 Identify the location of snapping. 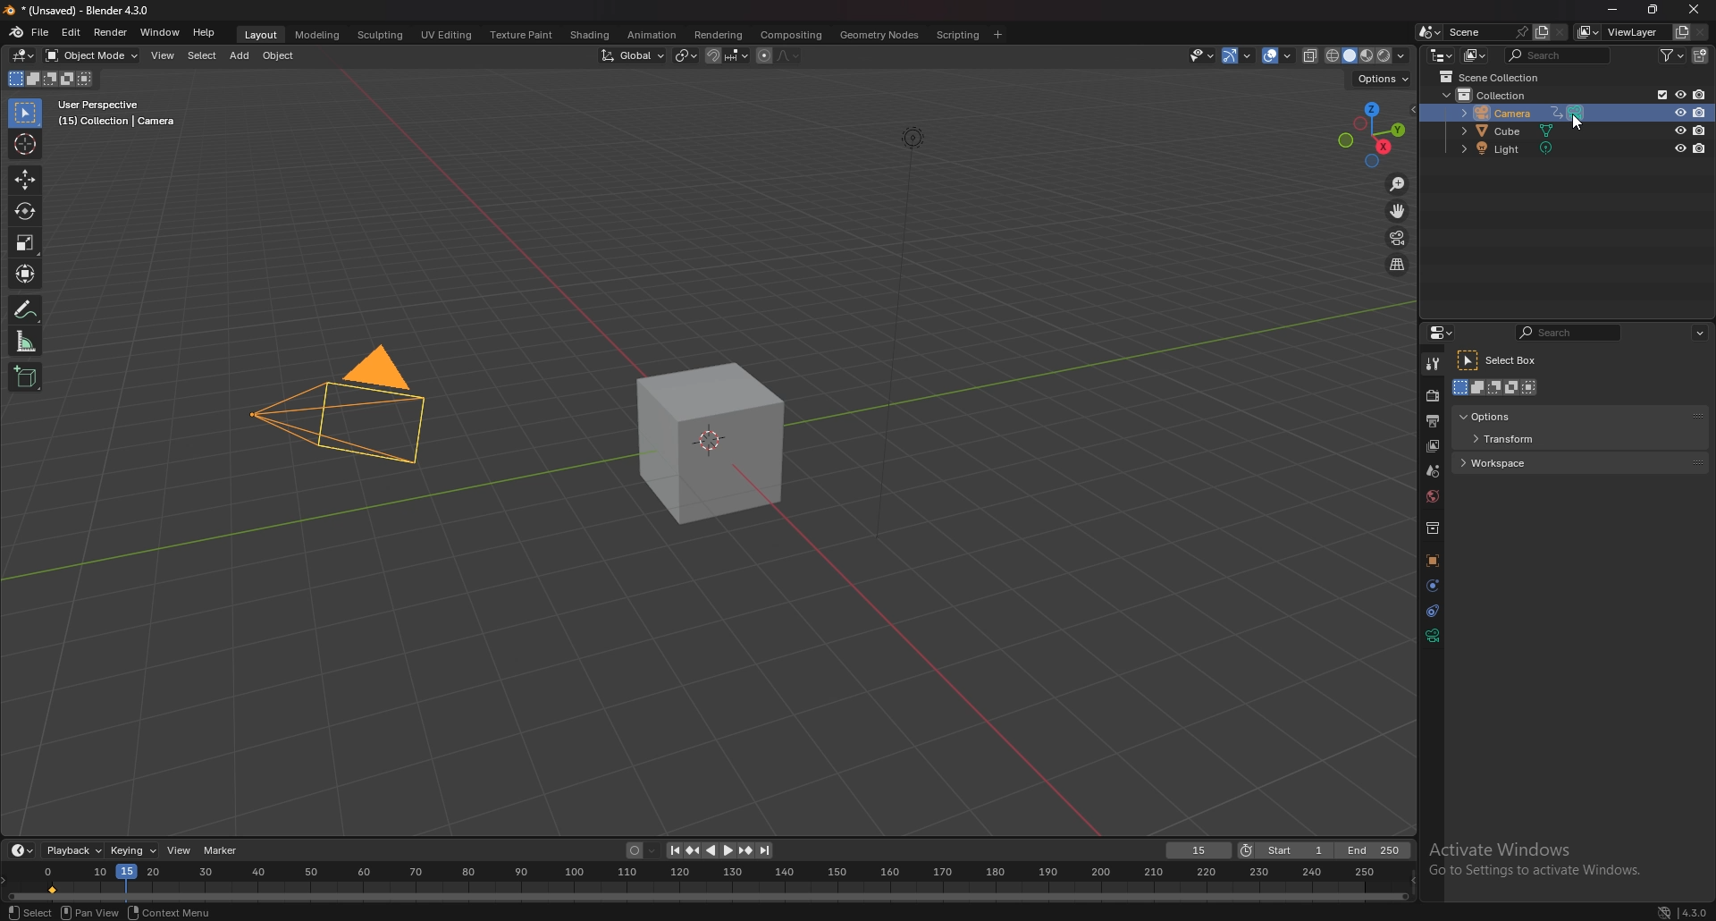
(726, 55).